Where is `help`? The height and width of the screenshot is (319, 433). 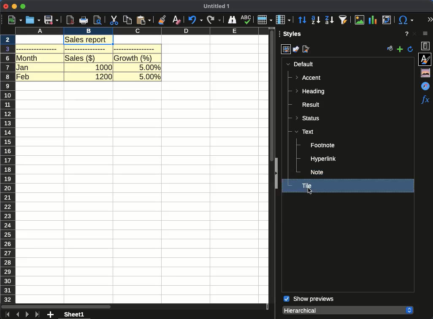 help is located at coordinates (407, 34).